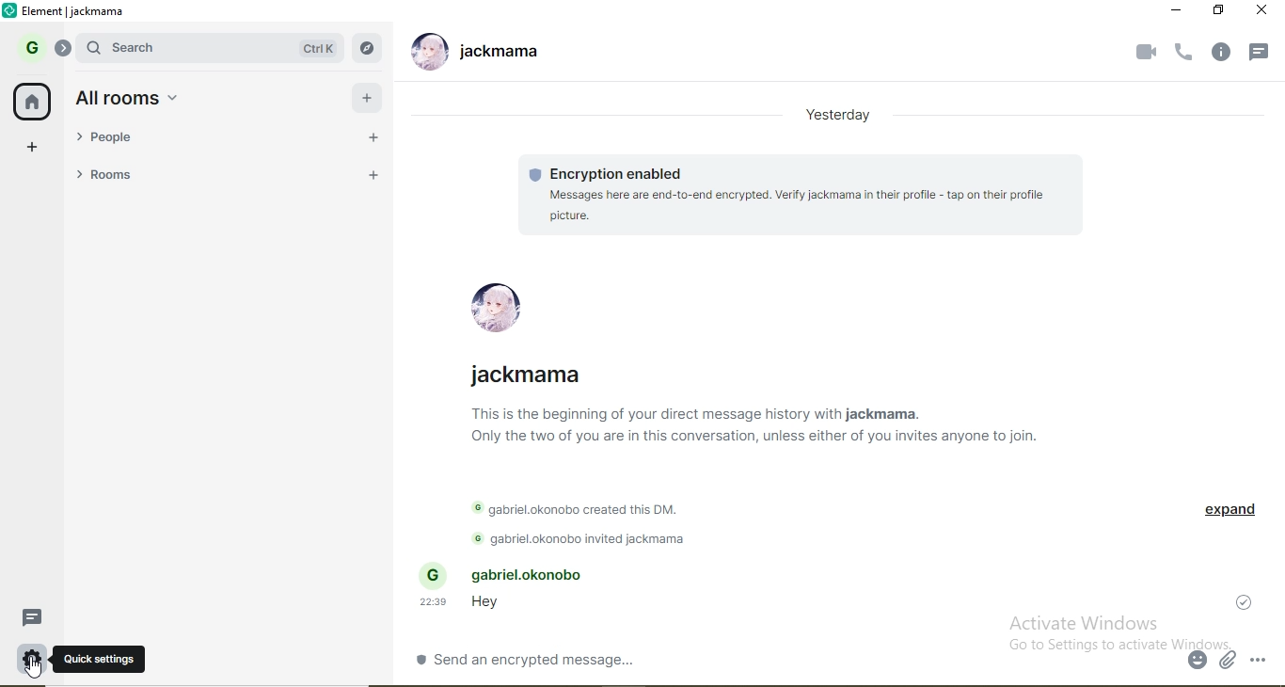 Image resolution: width=1285 pixels, height=687 pixels. What do you see at coordinates (798, 205) in the screenshot?
I see `Messages here are end-to-end encrypted. Verify jackmama in their profile - tap on their profile
picture.` at bounding box center [798, 205].